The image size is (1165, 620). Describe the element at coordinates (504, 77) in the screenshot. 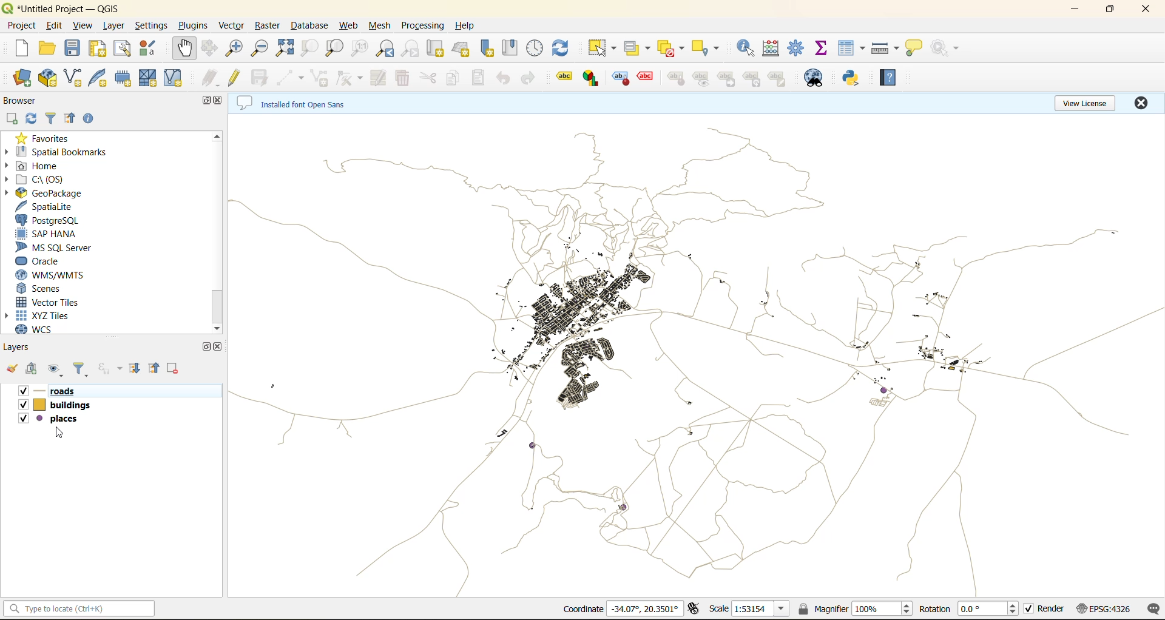

I see `undo` at that location.